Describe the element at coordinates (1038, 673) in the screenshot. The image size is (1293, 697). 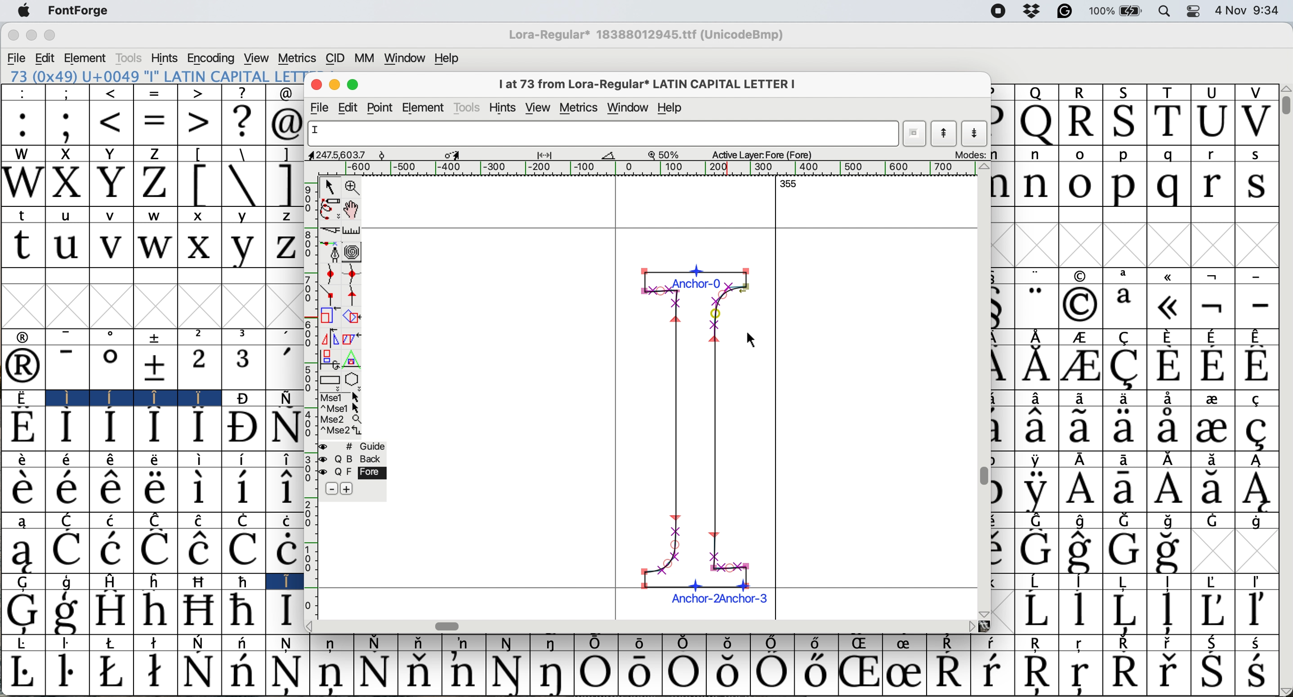
I see `Symbol` at that location.